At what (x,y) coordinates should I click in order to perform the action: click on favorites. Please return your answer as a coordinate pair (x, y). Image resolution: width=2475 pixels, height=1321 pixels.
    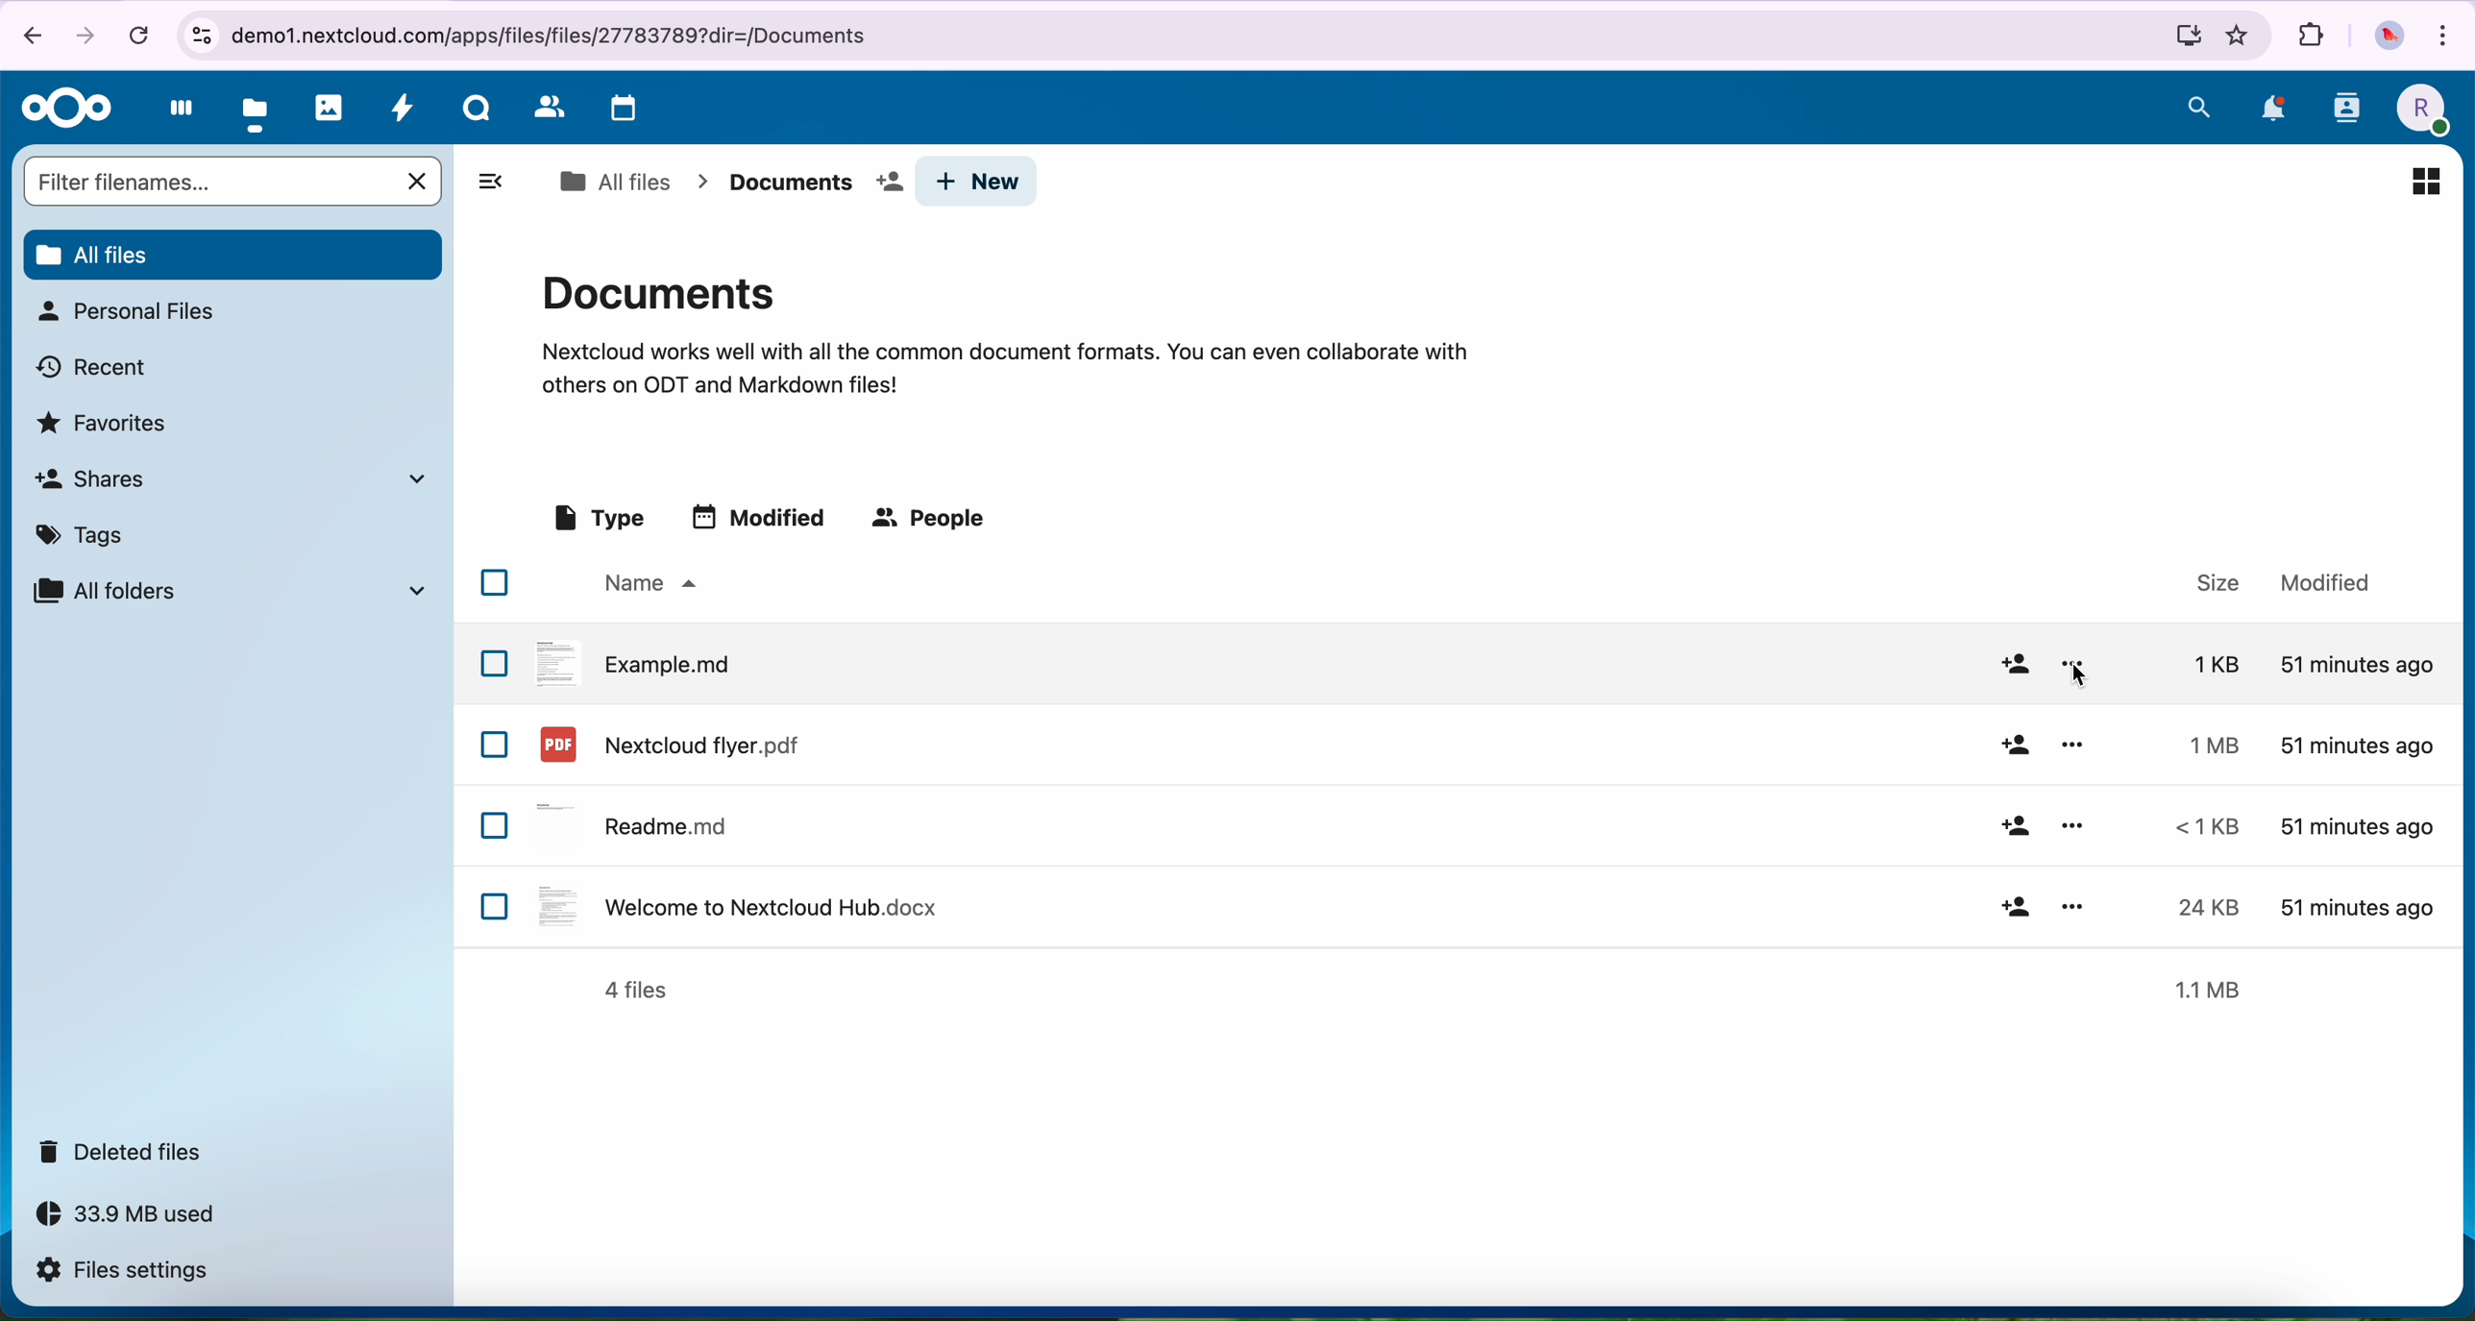
    Looking at the image, I should click on (107, 421).